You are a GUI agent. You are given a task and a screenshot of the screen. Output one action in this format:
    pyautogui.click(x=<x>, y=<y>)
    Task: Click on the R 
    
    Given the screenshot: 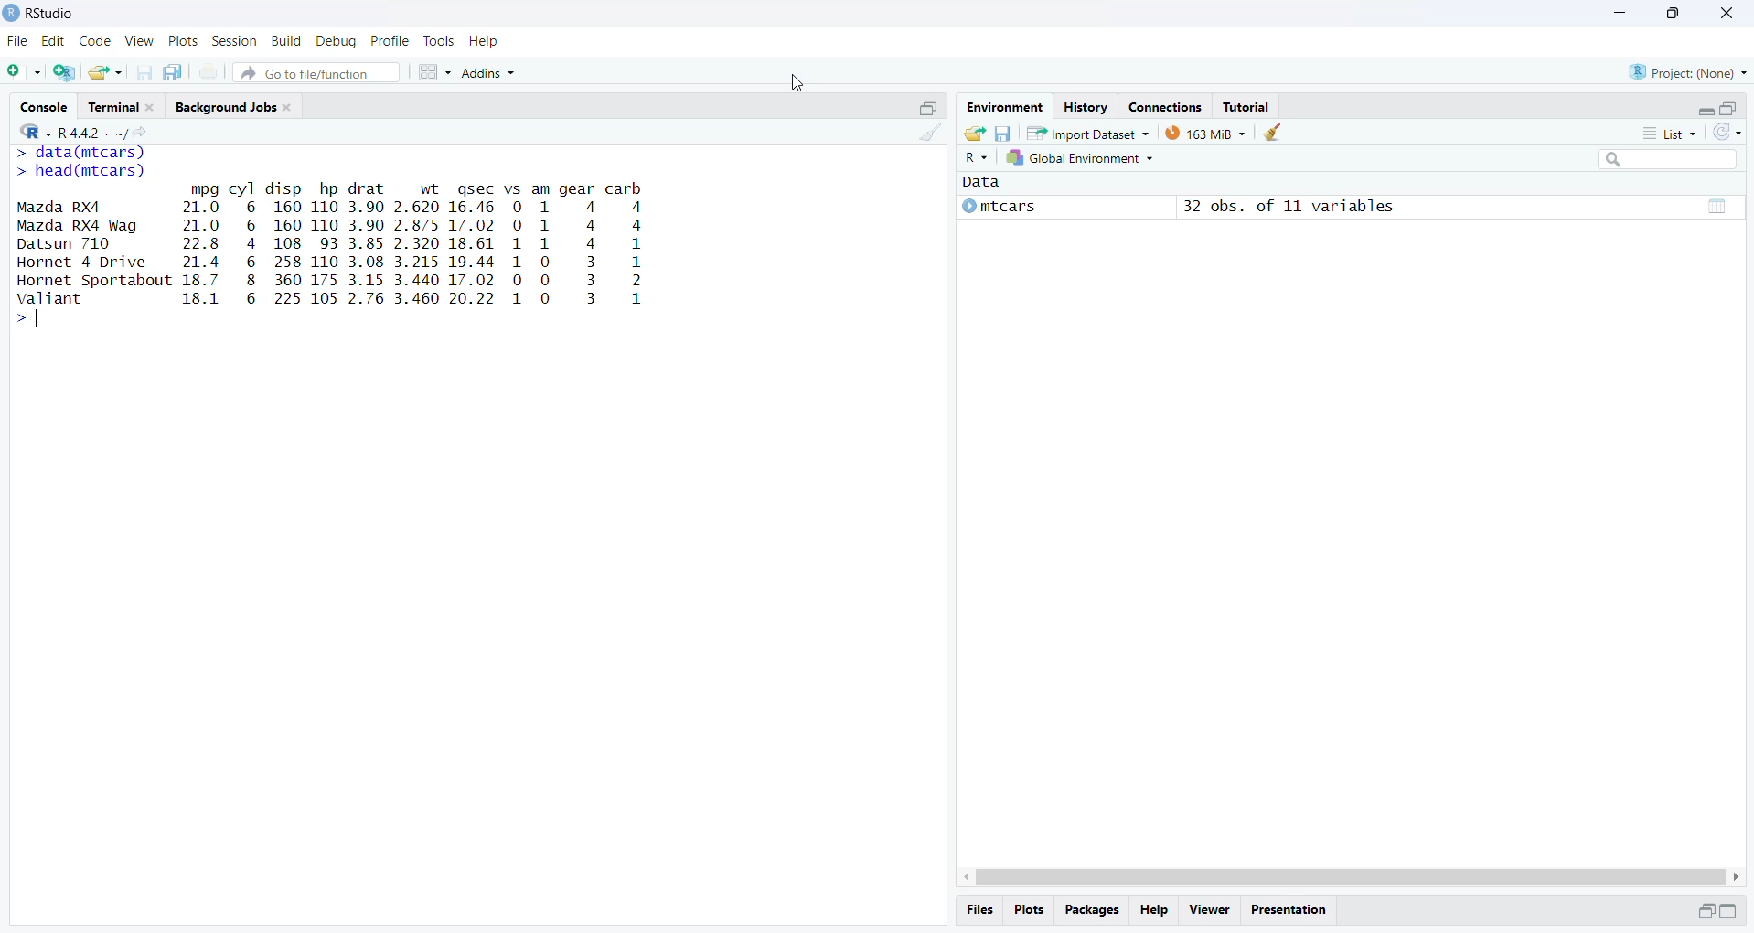 What is the action you would take?
    pyautogui.click(x=37, y=132)
    